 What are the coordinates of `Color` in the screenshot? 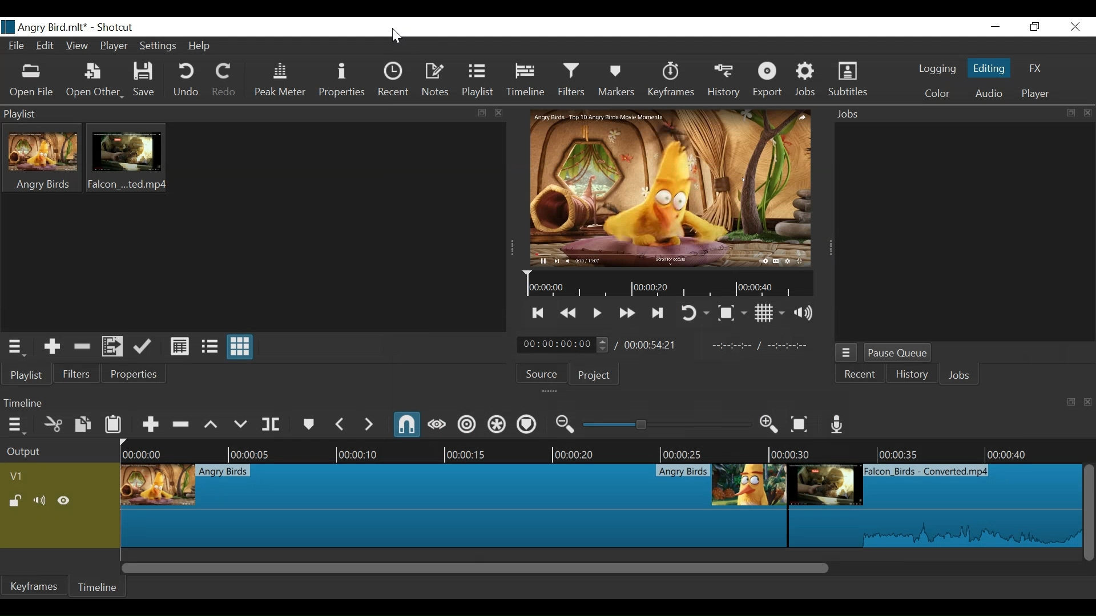 It's located at (938, 94).